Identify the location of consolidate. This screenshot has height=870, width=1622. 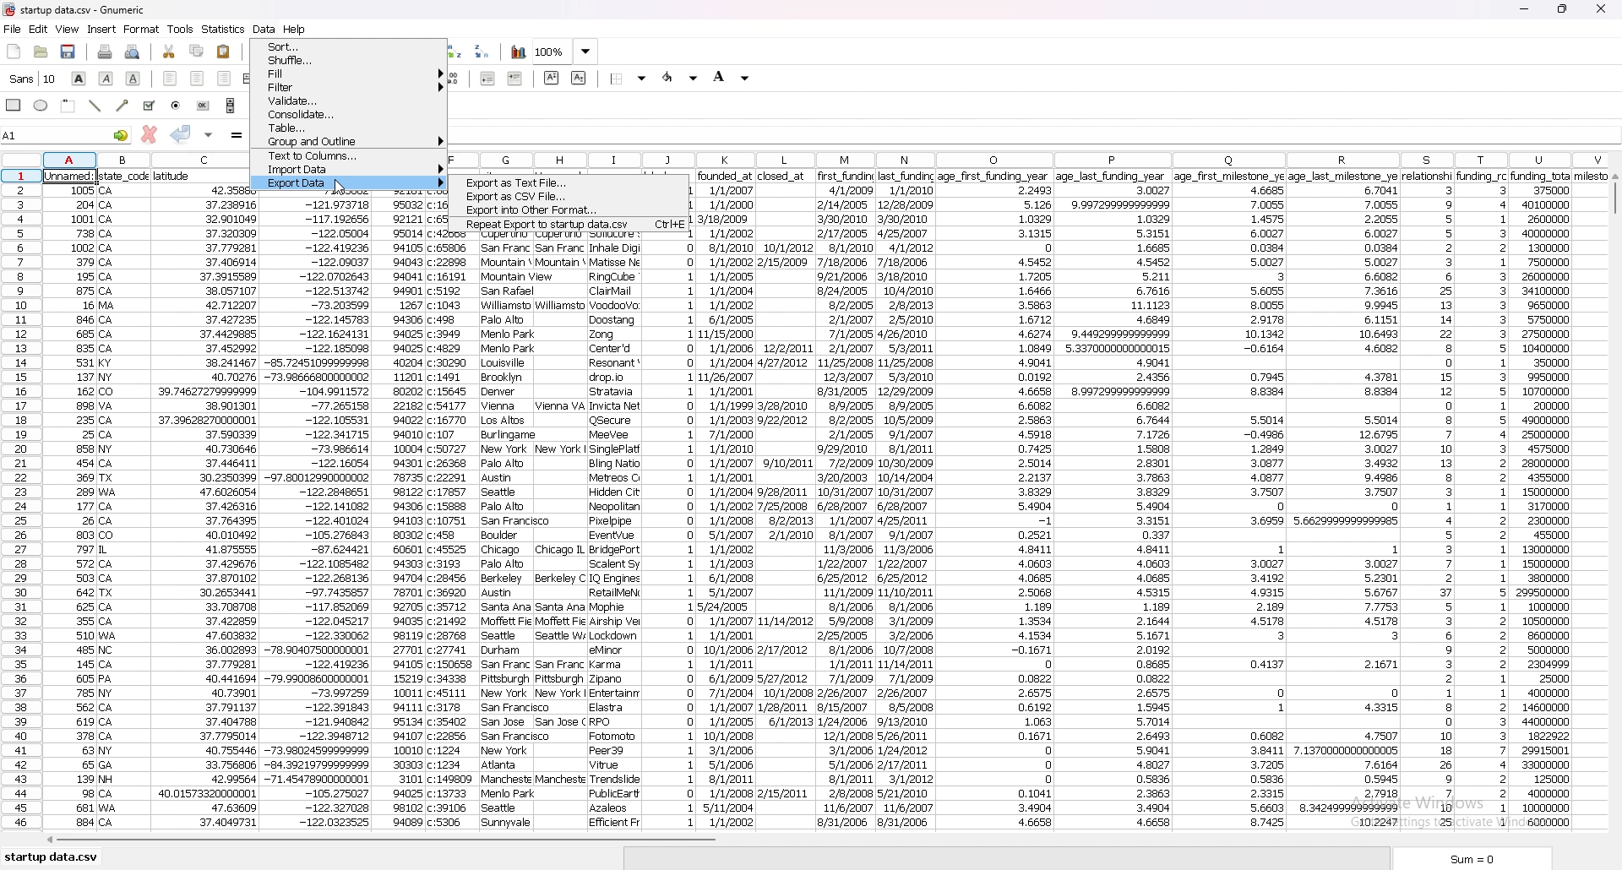
(350, 114).